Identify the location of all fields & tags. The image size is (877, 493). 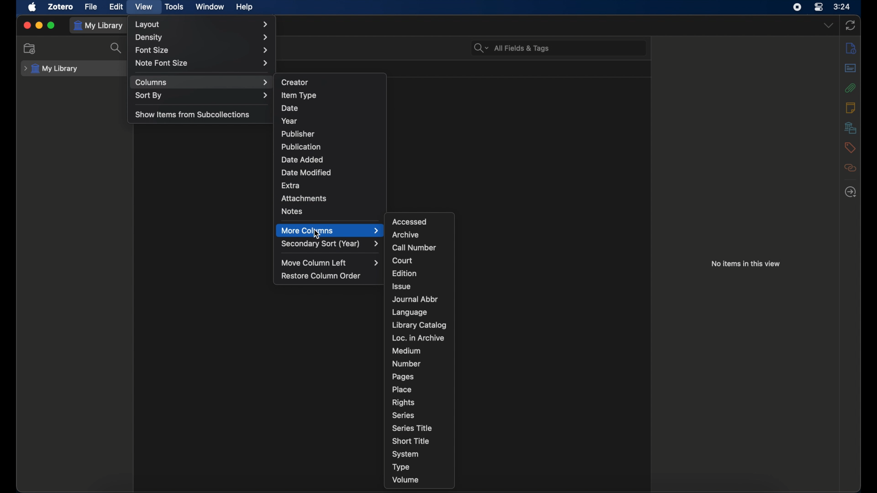
(512, 48).